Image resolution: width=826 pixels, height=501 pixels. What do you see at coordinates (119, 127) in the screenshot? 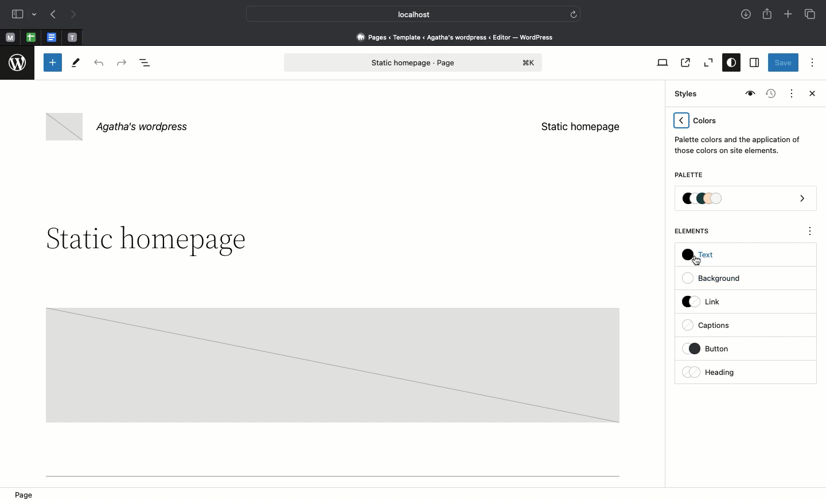
I see `Wordpress name` at bounding box center [119, 127].